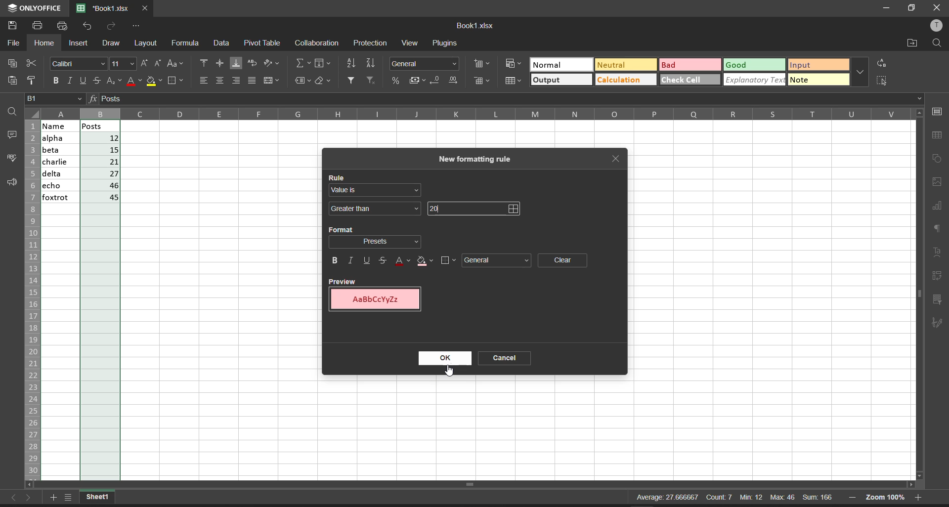 The width and height of the screenshot is (949, 507). Describe the element at coordinates (273, 81) in the screenshot. I see `merge and center` at that location.